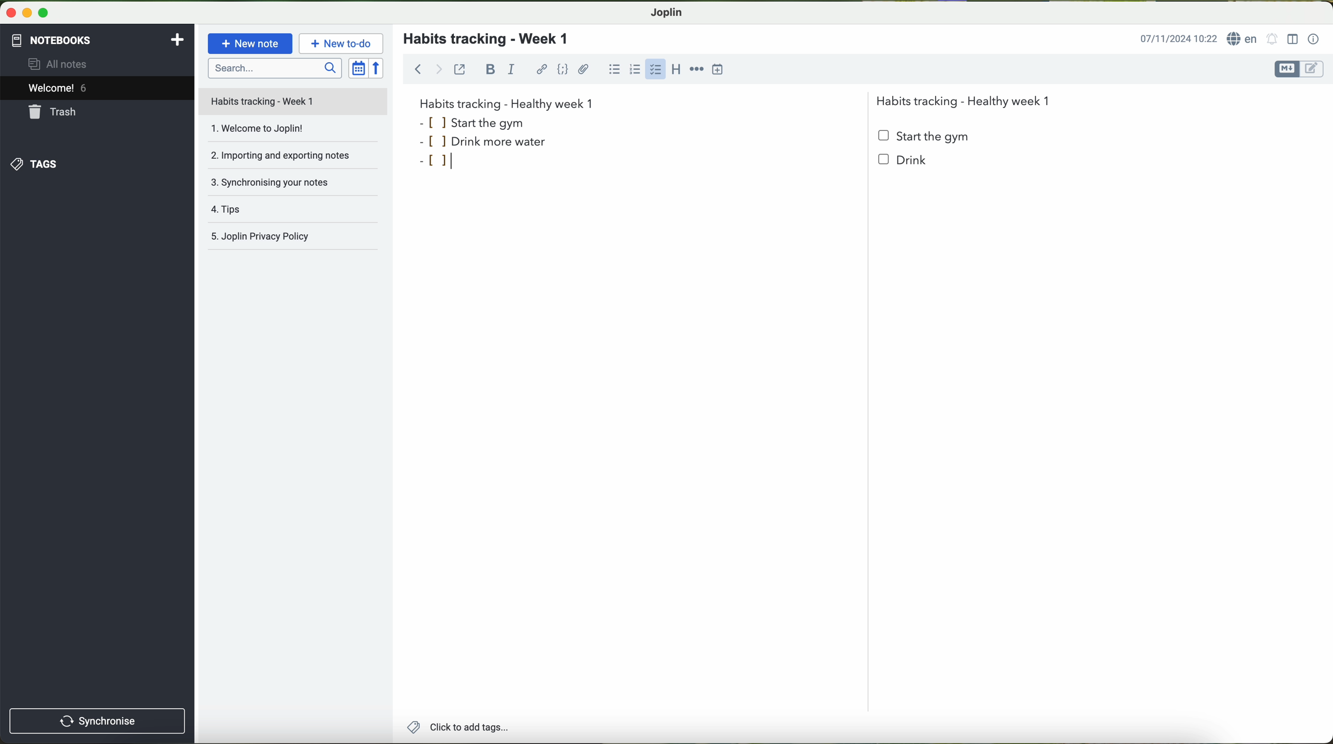 This screenshot has width=1333, height=744. I want to click on hyperlink, so click(542, 69).